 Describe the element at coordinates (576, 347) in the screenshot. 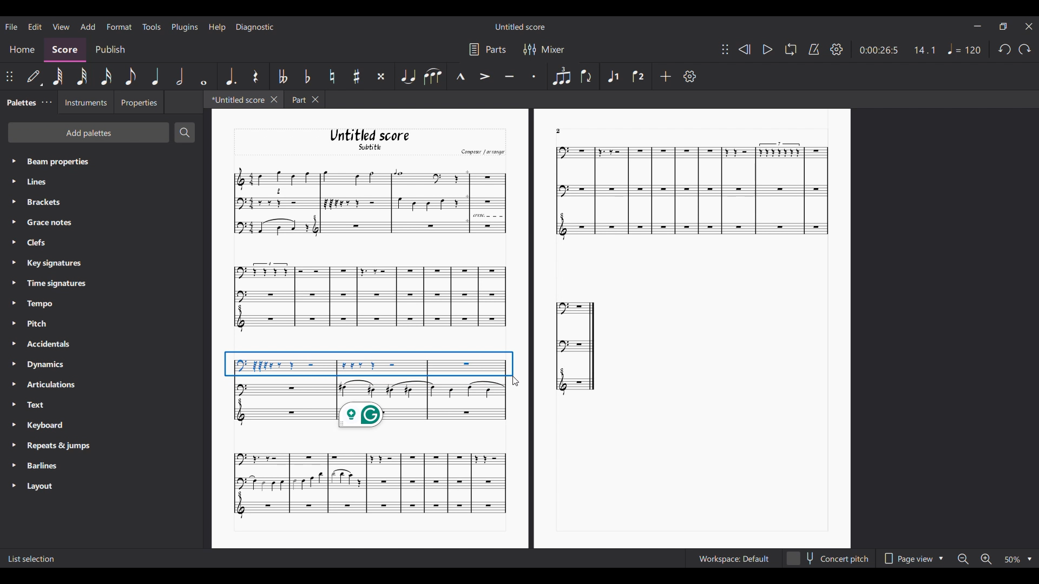

I see `Graph` at that location.